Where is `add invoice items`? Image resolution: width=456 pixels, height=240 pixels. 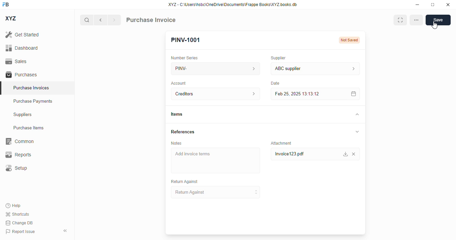 add invoice items is located at coordinates (215, 160).